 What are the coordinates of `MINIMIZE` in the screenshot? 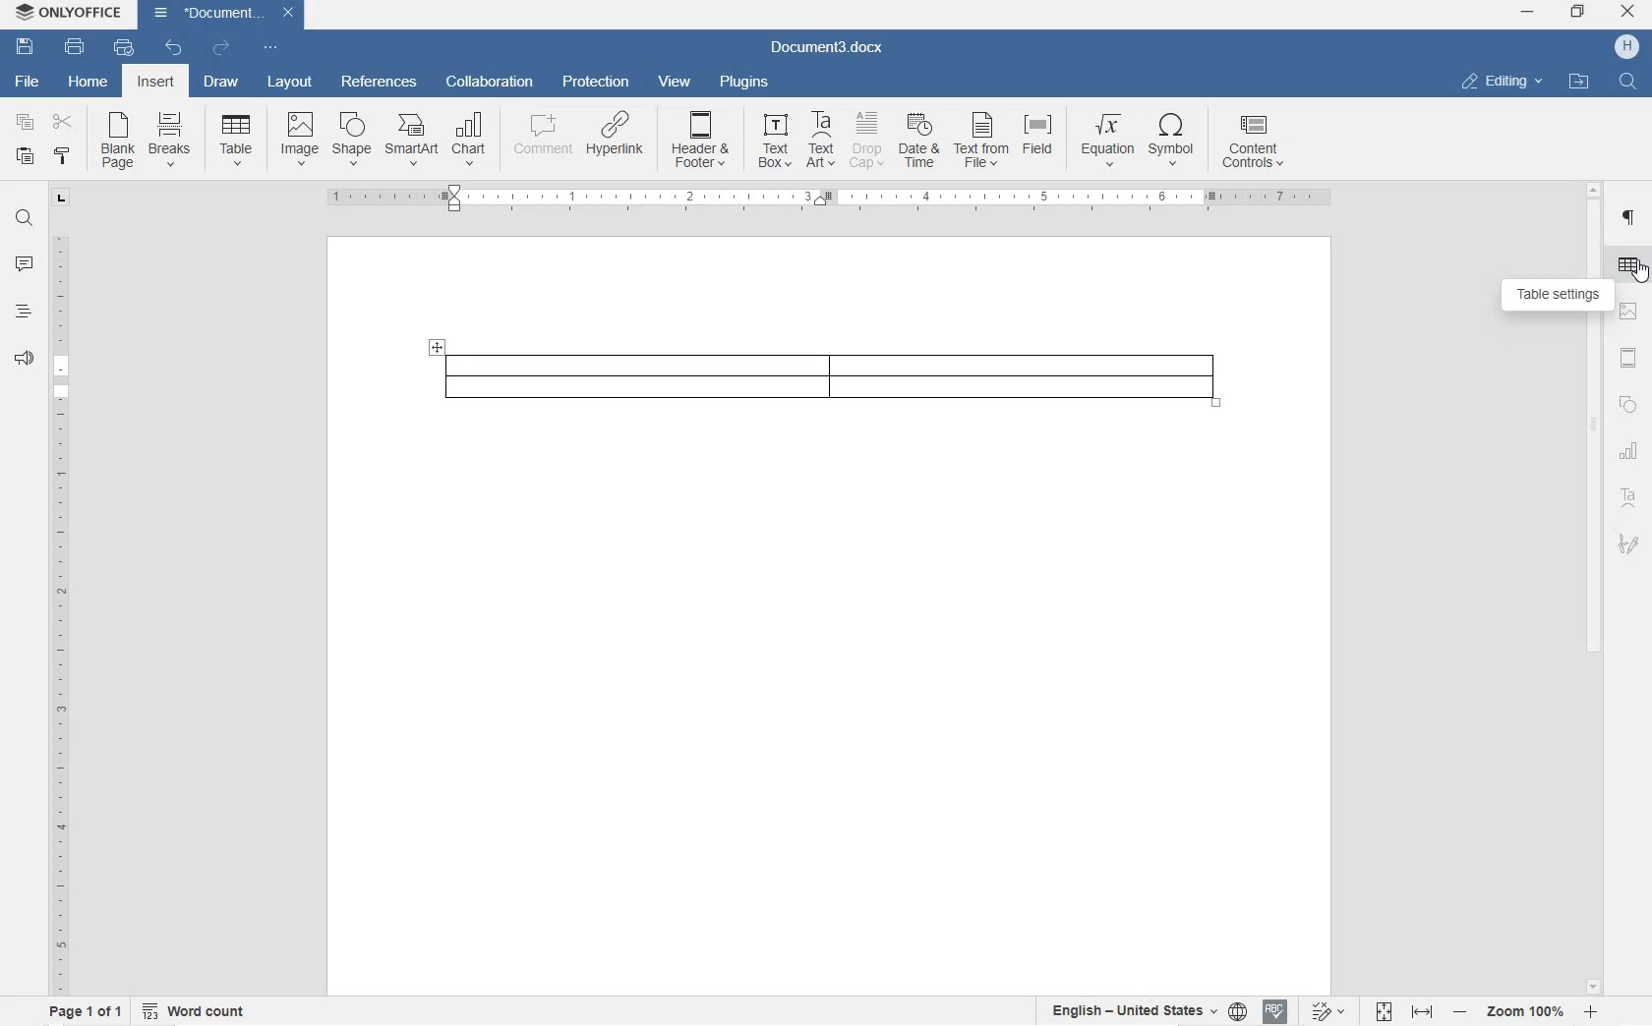 It's located at (1529, 13).